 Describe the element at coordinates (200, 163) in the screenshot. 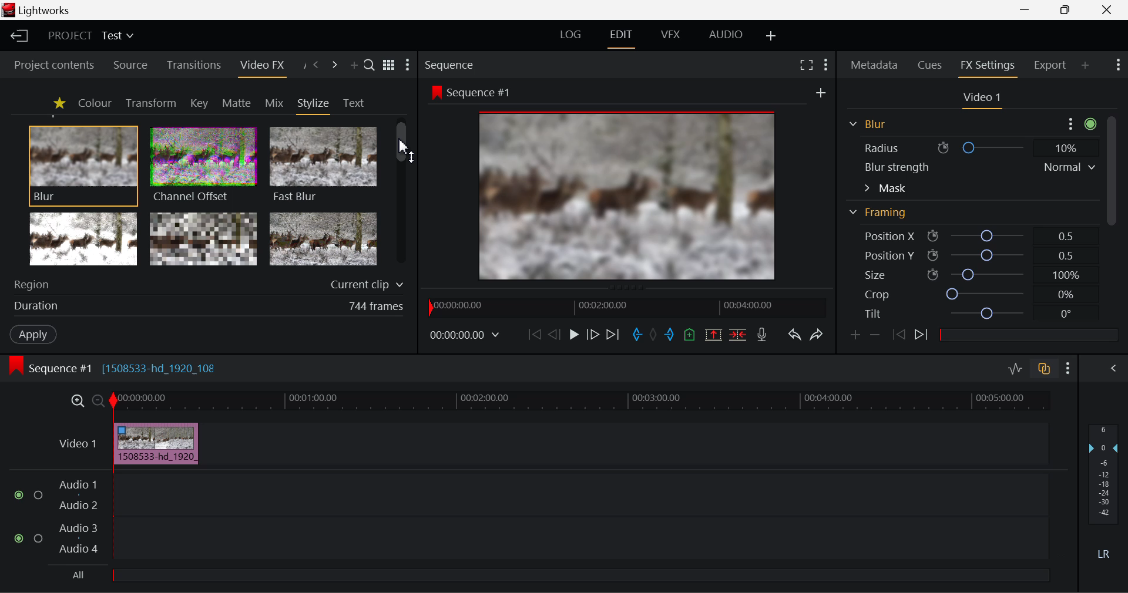

I see `Channel Offset` at that location.